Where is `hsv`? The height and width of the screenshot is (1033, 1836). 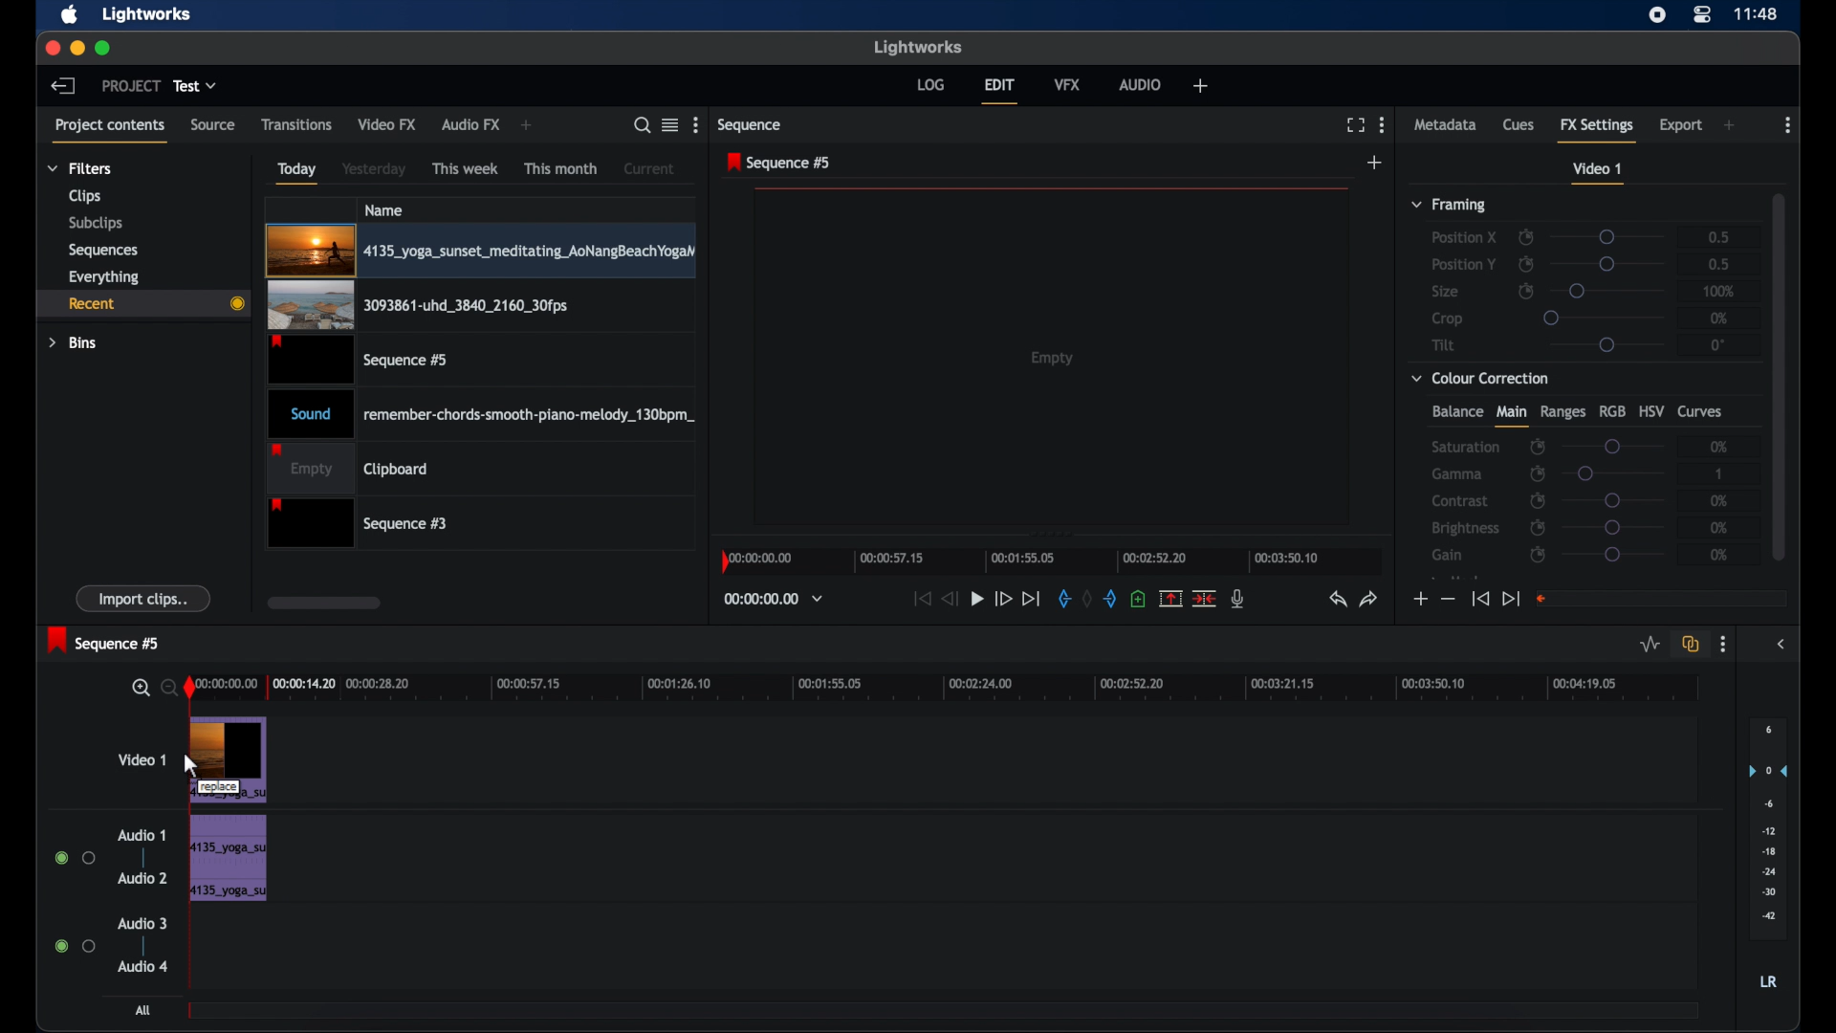
hsv is located at coordinates (1651, 410).